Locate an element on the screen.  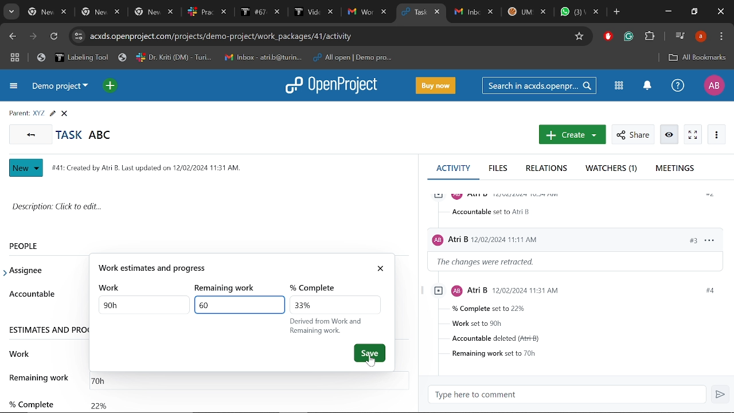
Watchers  is located at coordinates (613, 169).